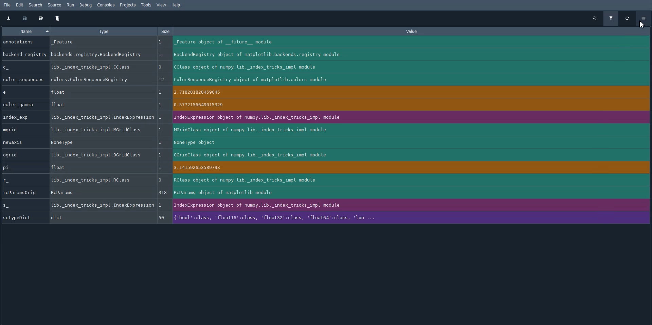  What do you see at coordinates (162, 205) in the screenshot?
I see `1` at bounding box center [162, 205].